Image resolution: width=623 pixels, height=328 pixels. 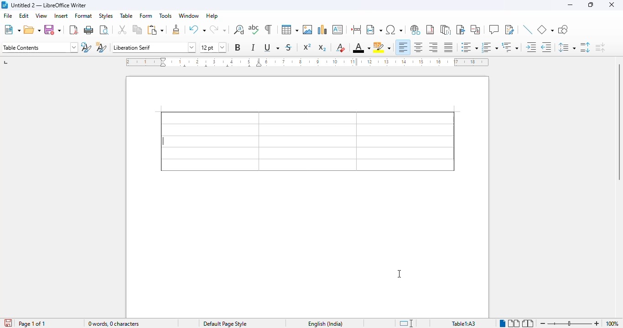 What do you see at coordinates (307, 46) in the screenshot?
I see `superscript` at bounding box center [307, 46].